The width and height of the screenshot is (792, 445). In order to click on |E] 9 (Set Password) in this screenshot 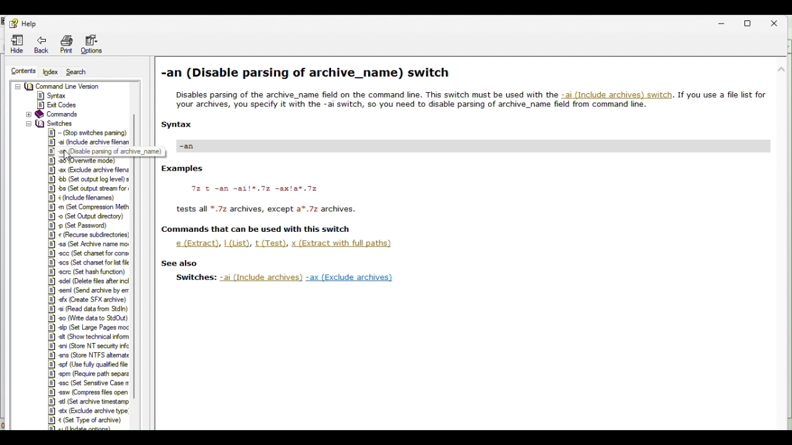, I will do `click(82, 226)`.